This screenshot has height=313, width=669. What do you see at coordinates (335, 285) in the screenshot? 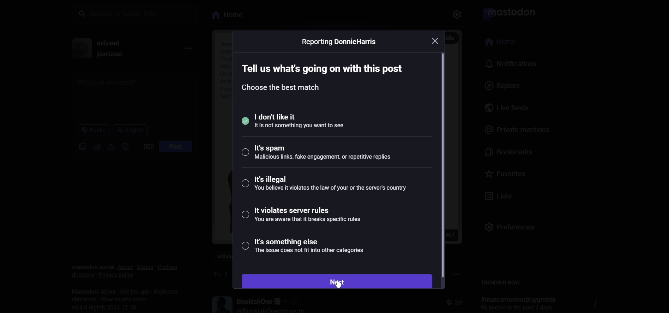
I see `cursor` at bounding box center [335, 285].